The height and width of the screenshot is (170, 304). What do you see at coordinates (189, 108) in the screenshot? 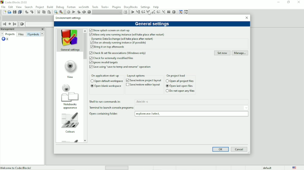
I see `terminal` at bounding box center [189, 108].